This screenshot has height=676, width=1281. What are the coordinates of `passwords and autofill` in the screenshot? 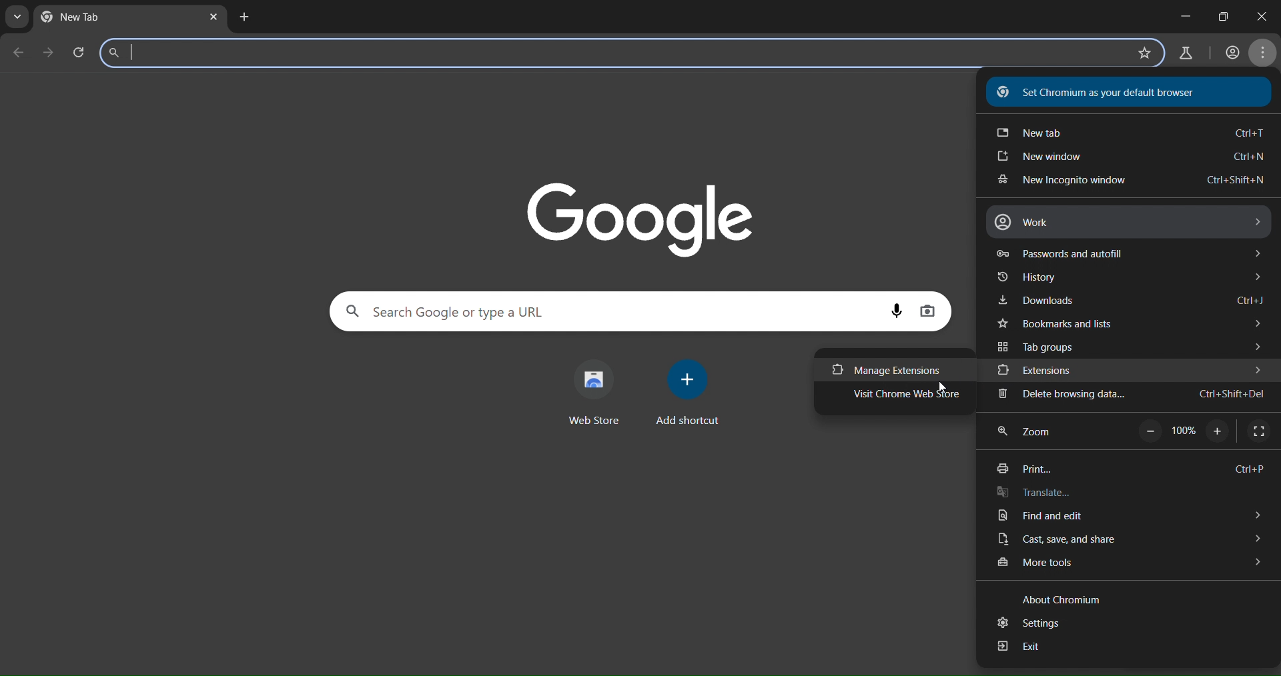 It's located at (1133, 255).